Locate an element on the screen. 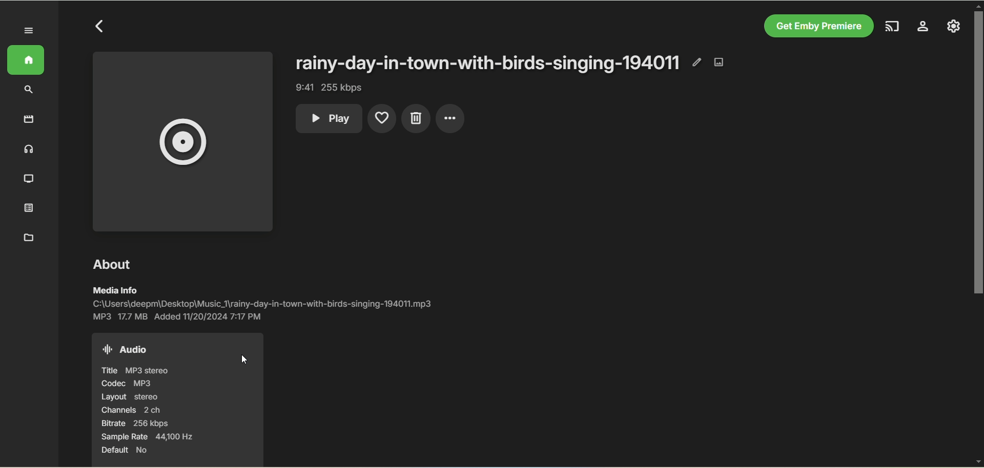  title mp3 stereo is located at coordinates (135, 370).